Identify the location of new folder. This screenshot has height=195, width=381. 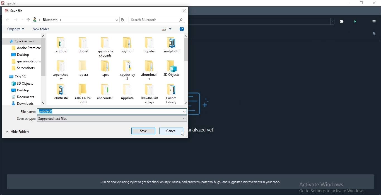
(41, 29).